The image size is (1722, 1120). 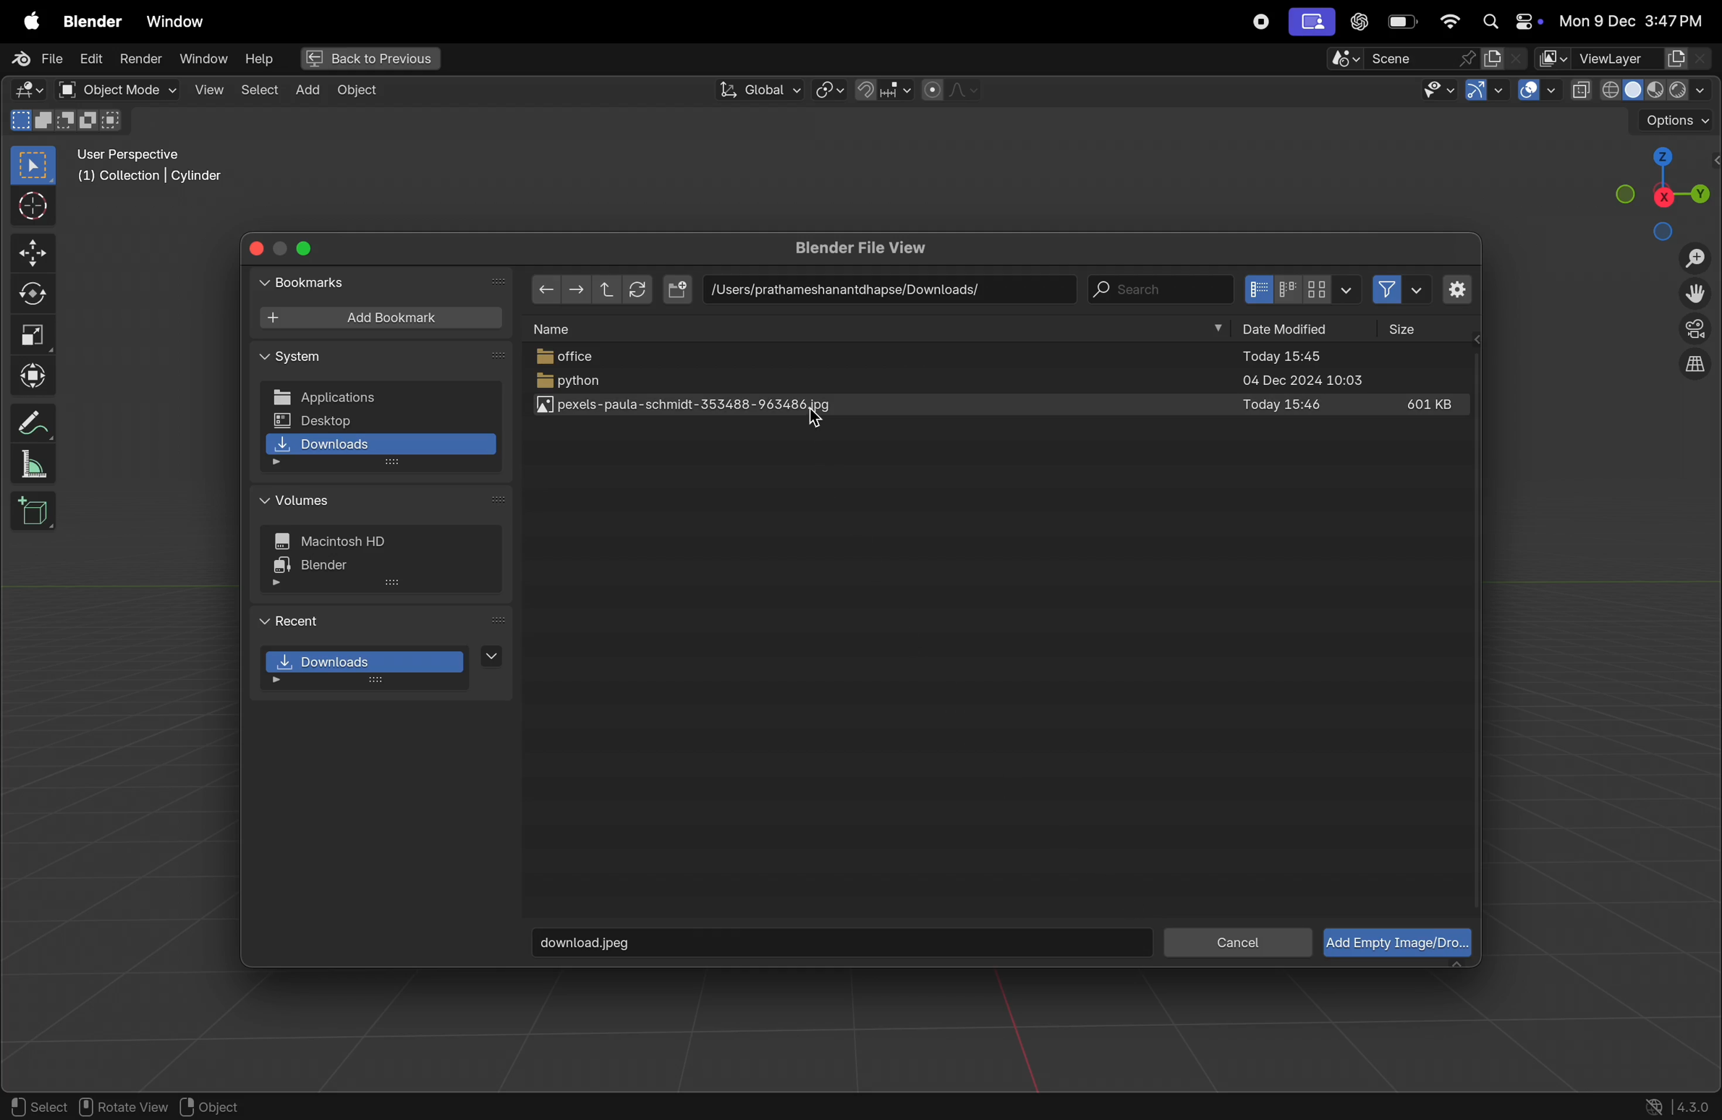 I want to click on Apple menu, so click(x=26, y=18).